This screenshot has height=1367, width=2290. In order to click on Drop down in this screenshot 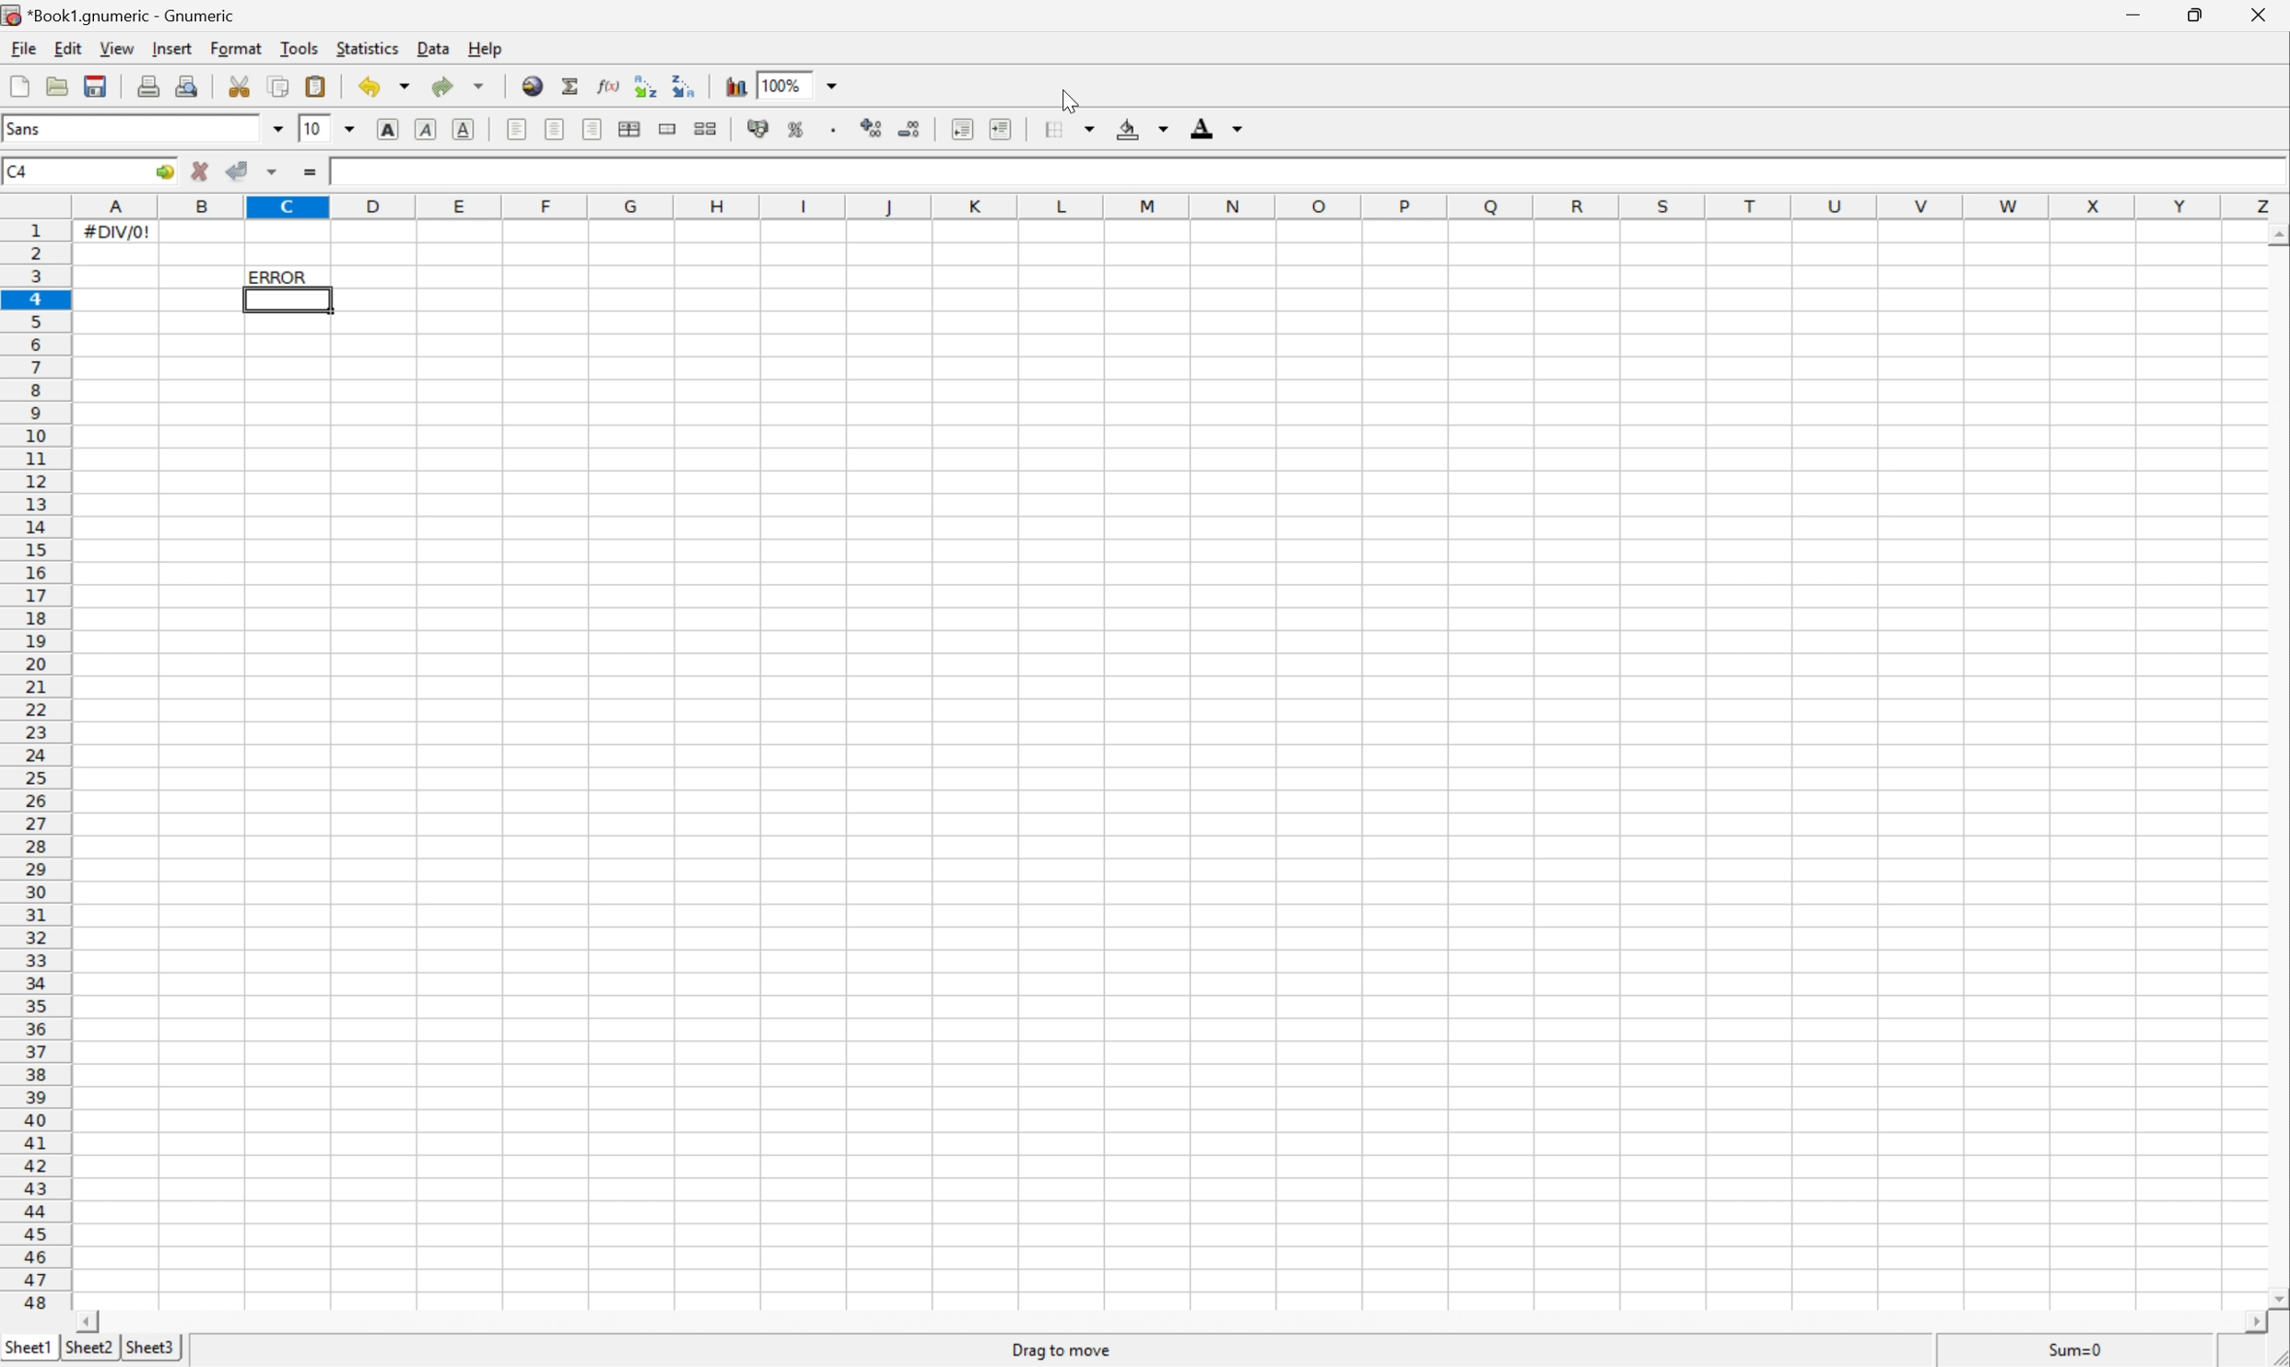, I will do `click(275, 128)`.